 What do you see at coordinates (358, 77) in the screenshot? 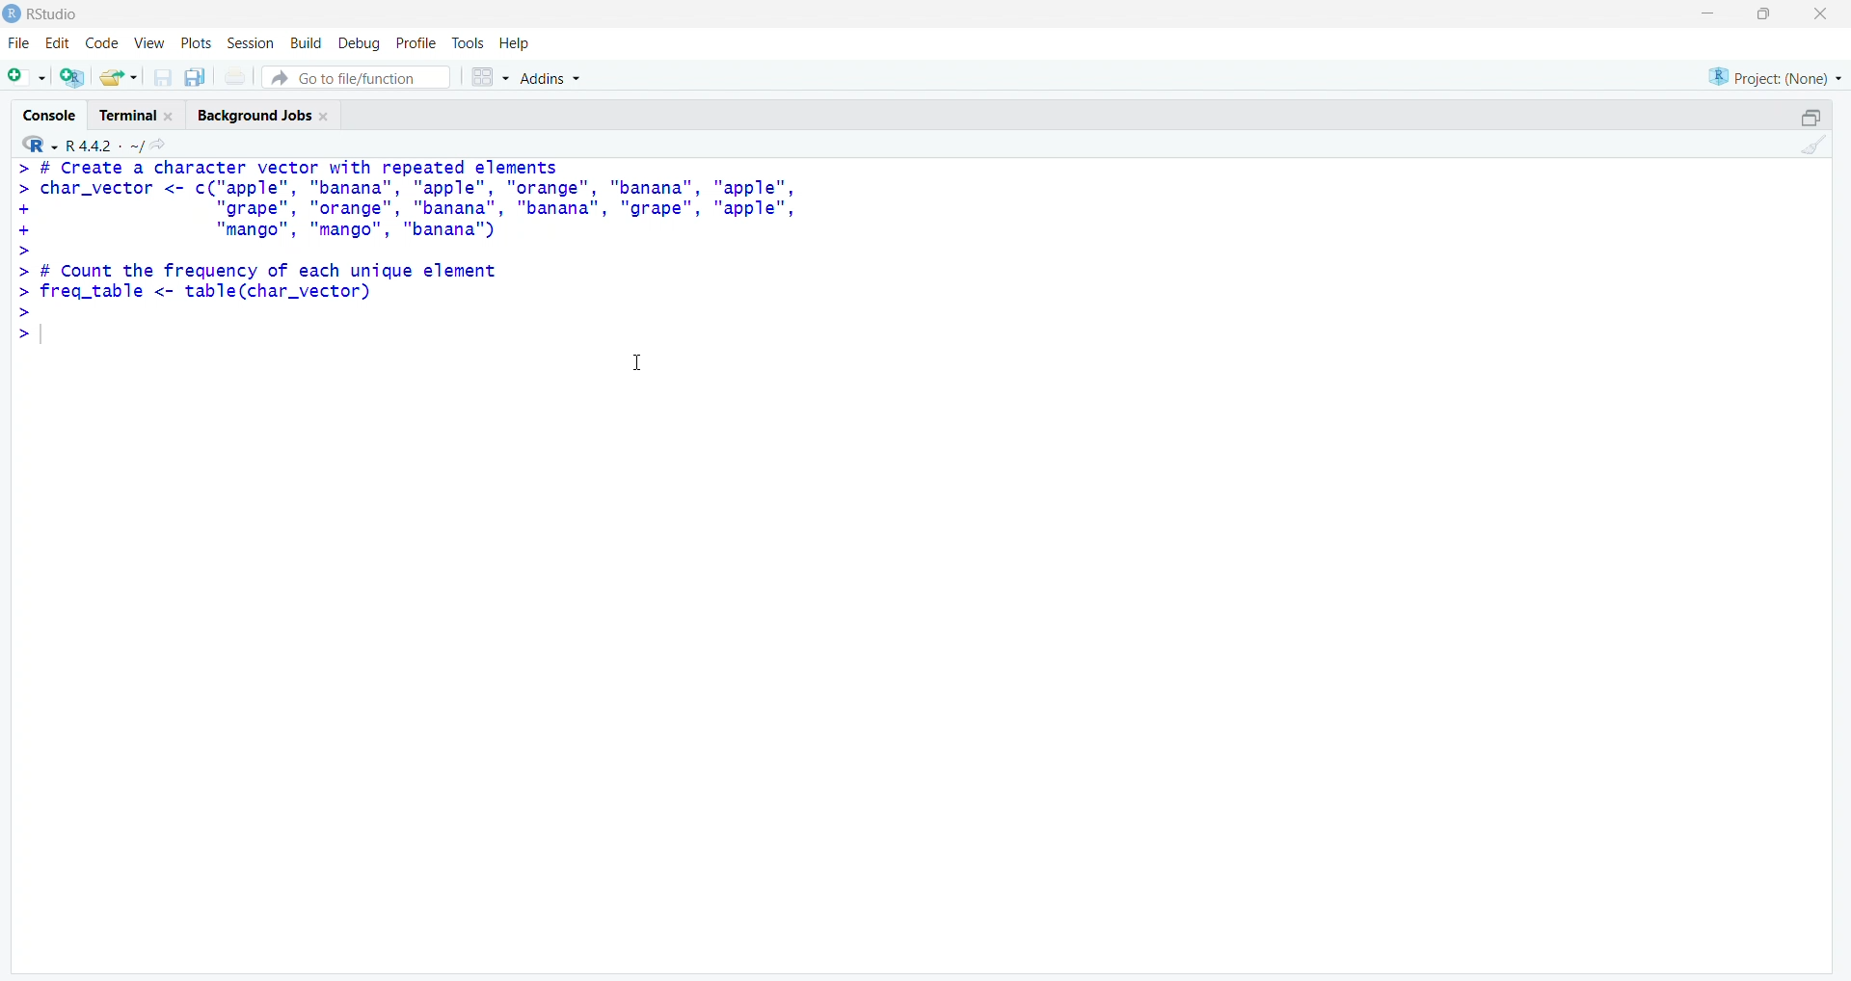
I see `Go to file/function` at bounding box center [358, 77].